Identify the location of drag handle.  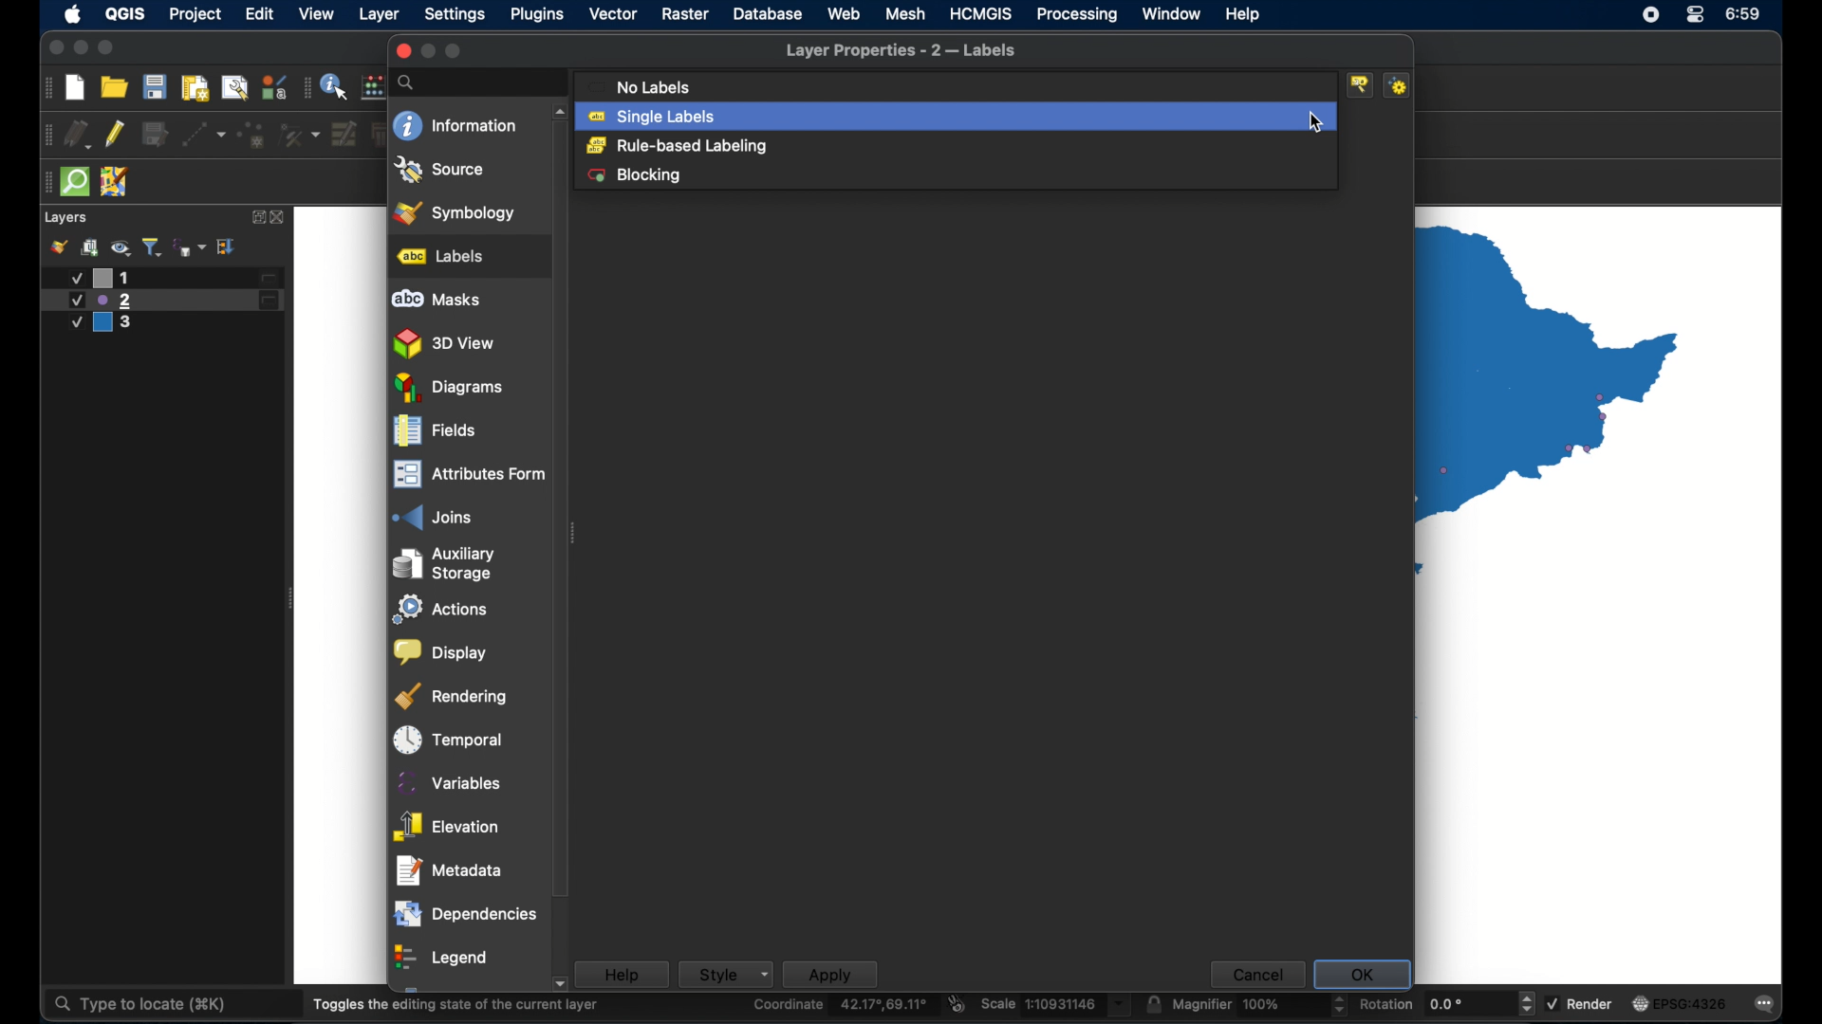
(45, 87).